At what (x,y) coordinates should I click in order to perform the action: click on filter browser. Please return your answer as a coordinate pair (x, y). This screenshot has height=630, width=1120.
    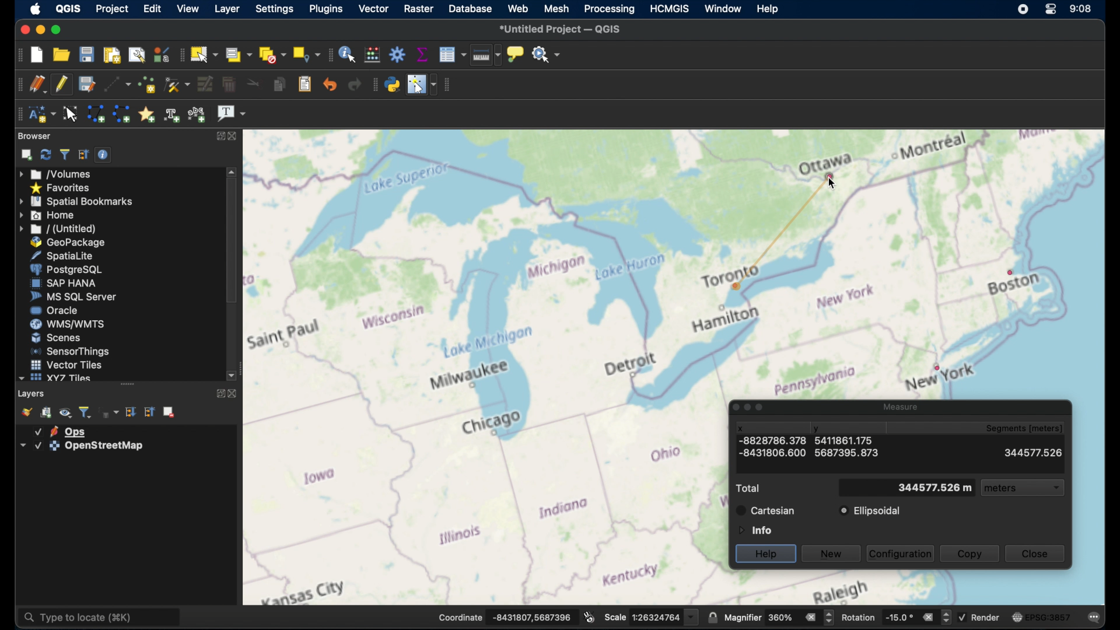
    Looking at the image, I should click on (64, 154).